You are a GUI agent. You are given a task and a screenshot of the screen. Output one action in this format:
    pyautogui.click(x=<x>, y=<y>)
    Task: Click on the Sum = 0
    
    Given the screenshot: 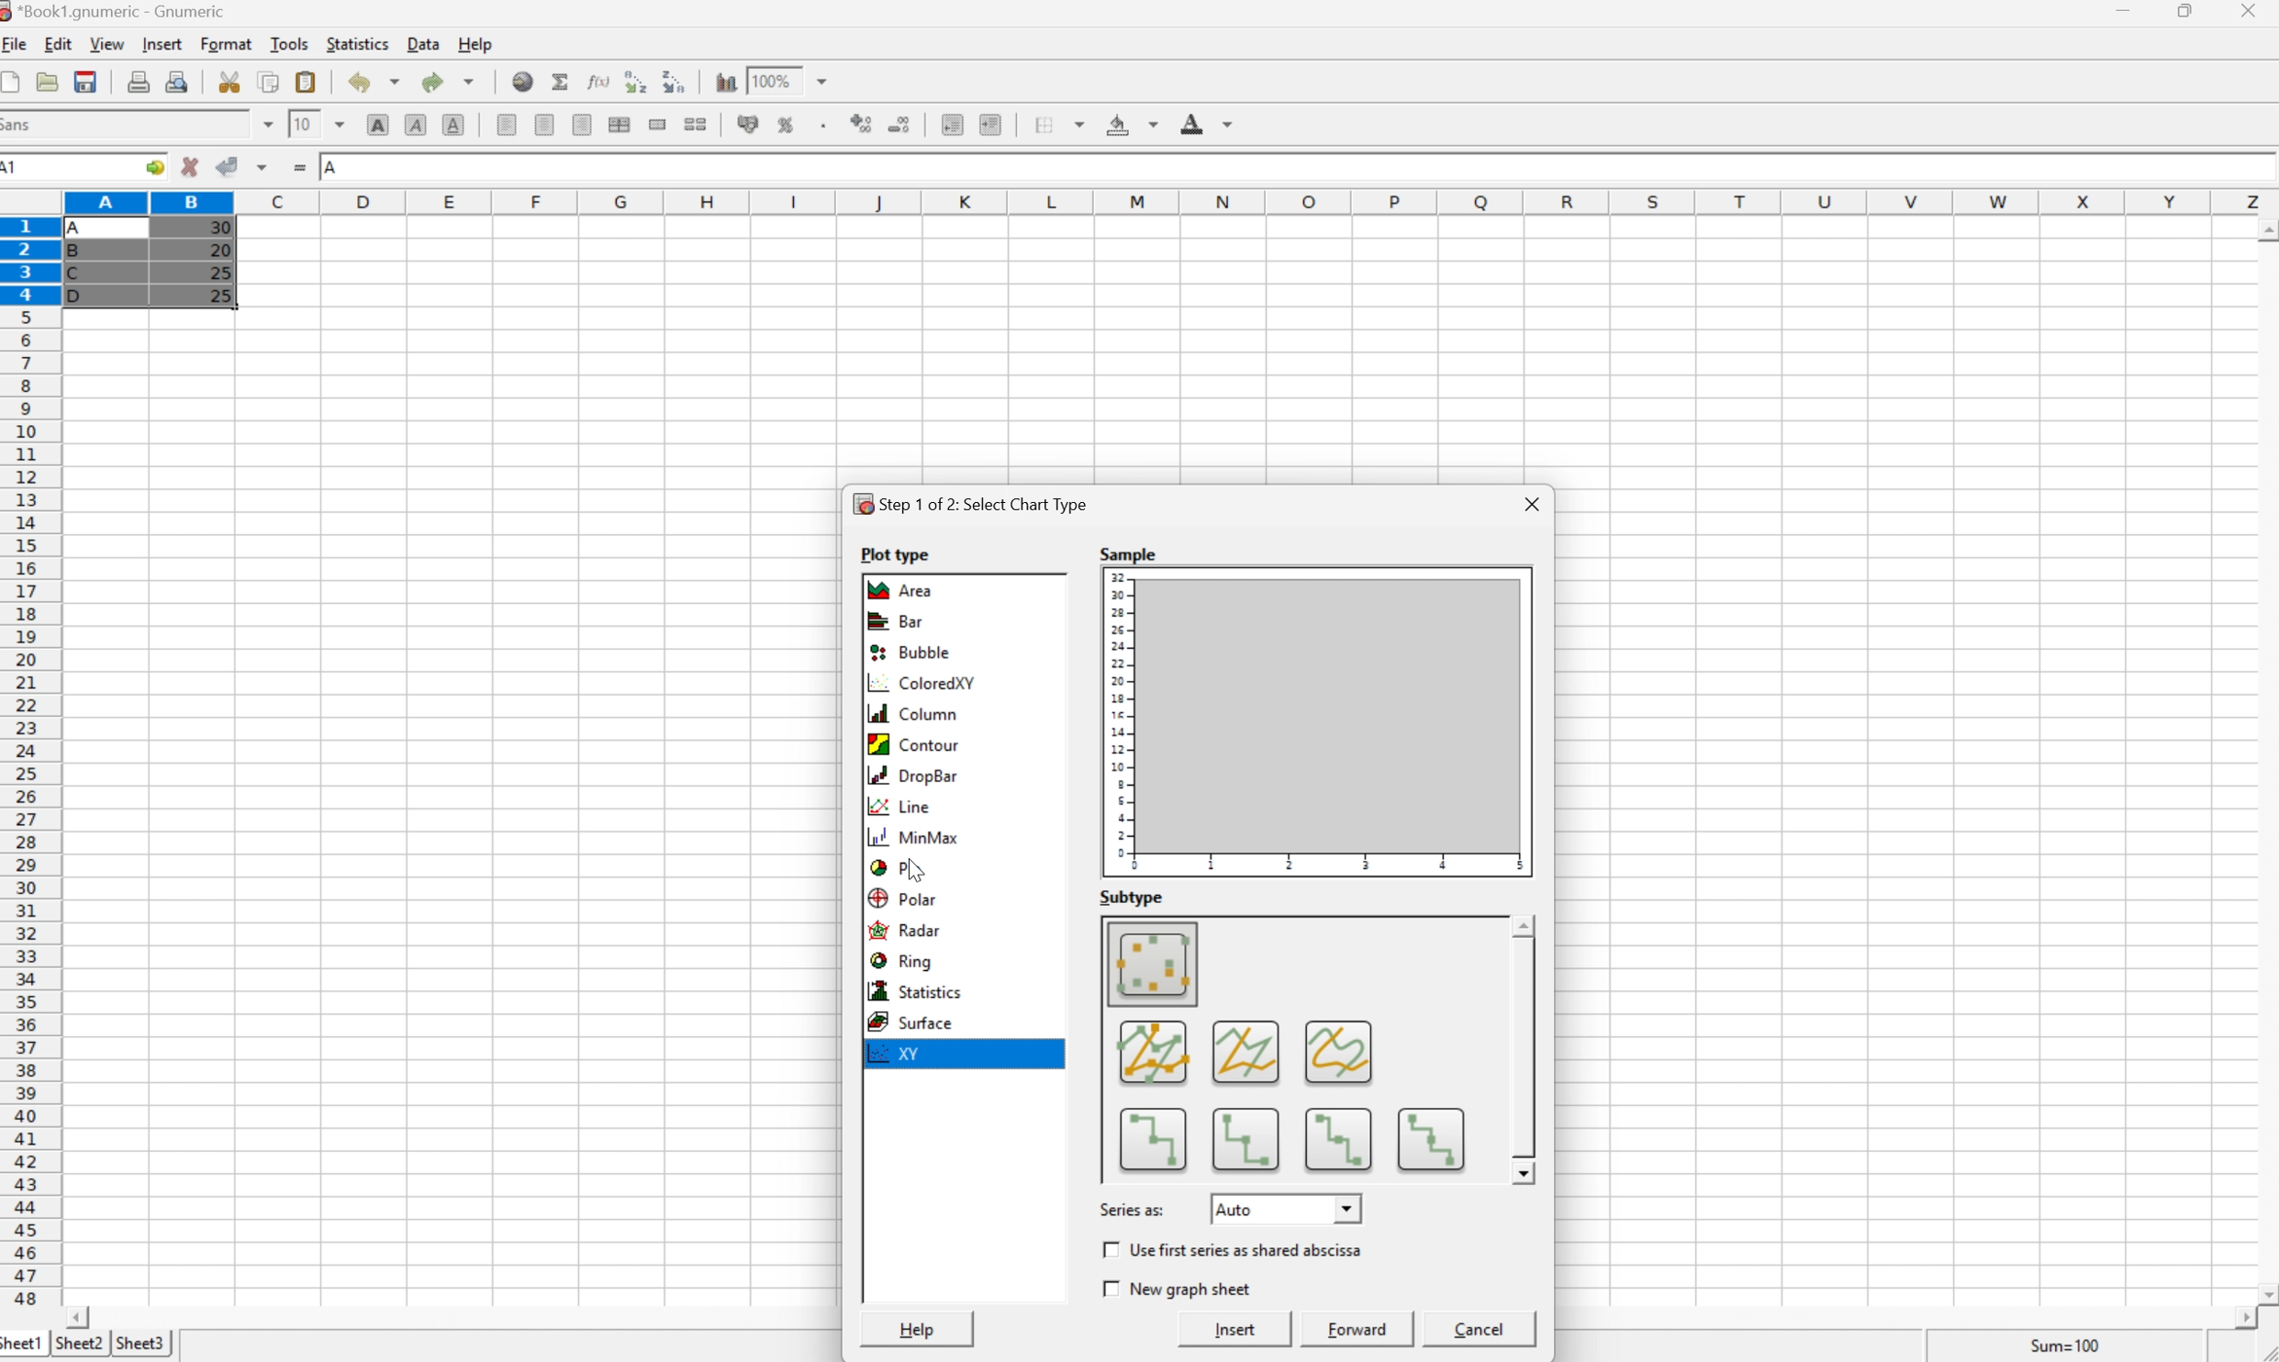 What is the action you would take?
    pyautogui.click(x=2061, y=1345)
    